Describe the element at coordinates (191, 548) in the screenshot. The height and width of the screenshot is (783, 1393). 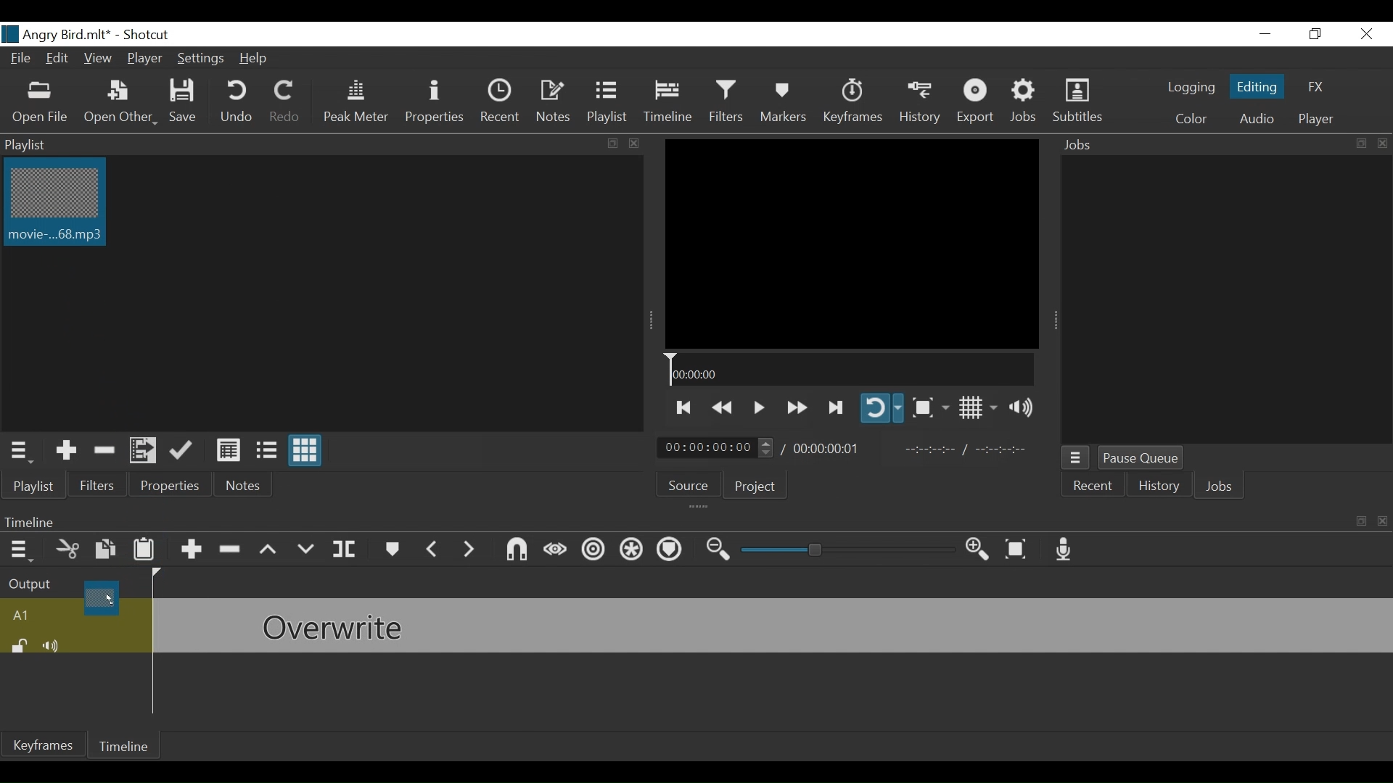
I see `Append` at that location.